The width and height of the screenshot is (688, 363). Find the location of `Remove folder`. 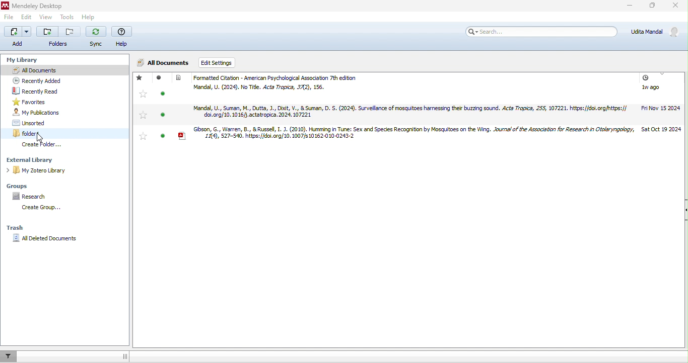

Remove folder is located at coordinates (70, 32).